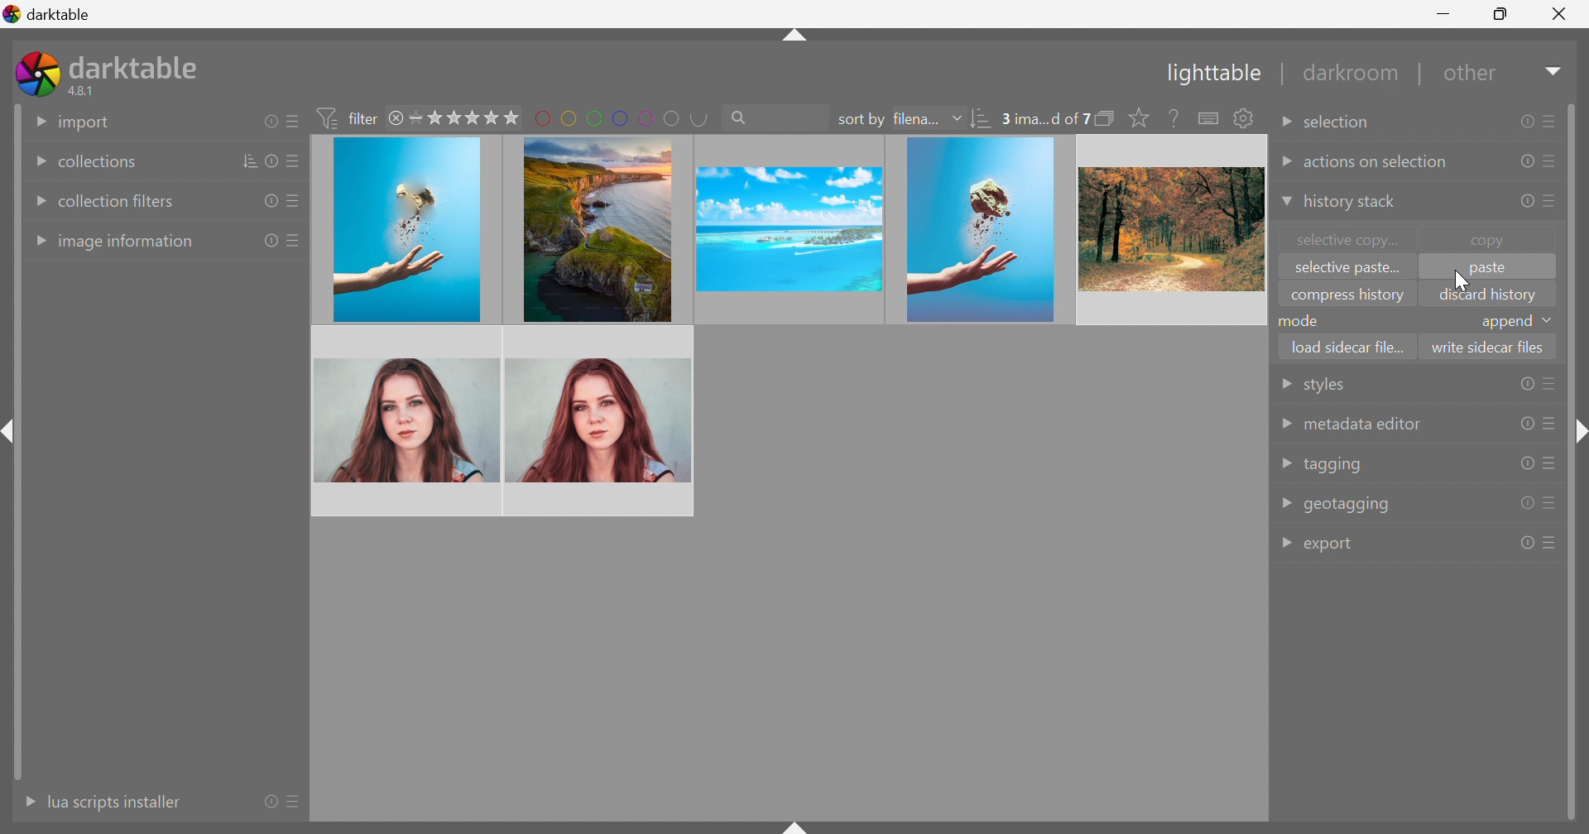  Describe the element at coordinates (408, 420) in the screenshot. I see `image` at that location.